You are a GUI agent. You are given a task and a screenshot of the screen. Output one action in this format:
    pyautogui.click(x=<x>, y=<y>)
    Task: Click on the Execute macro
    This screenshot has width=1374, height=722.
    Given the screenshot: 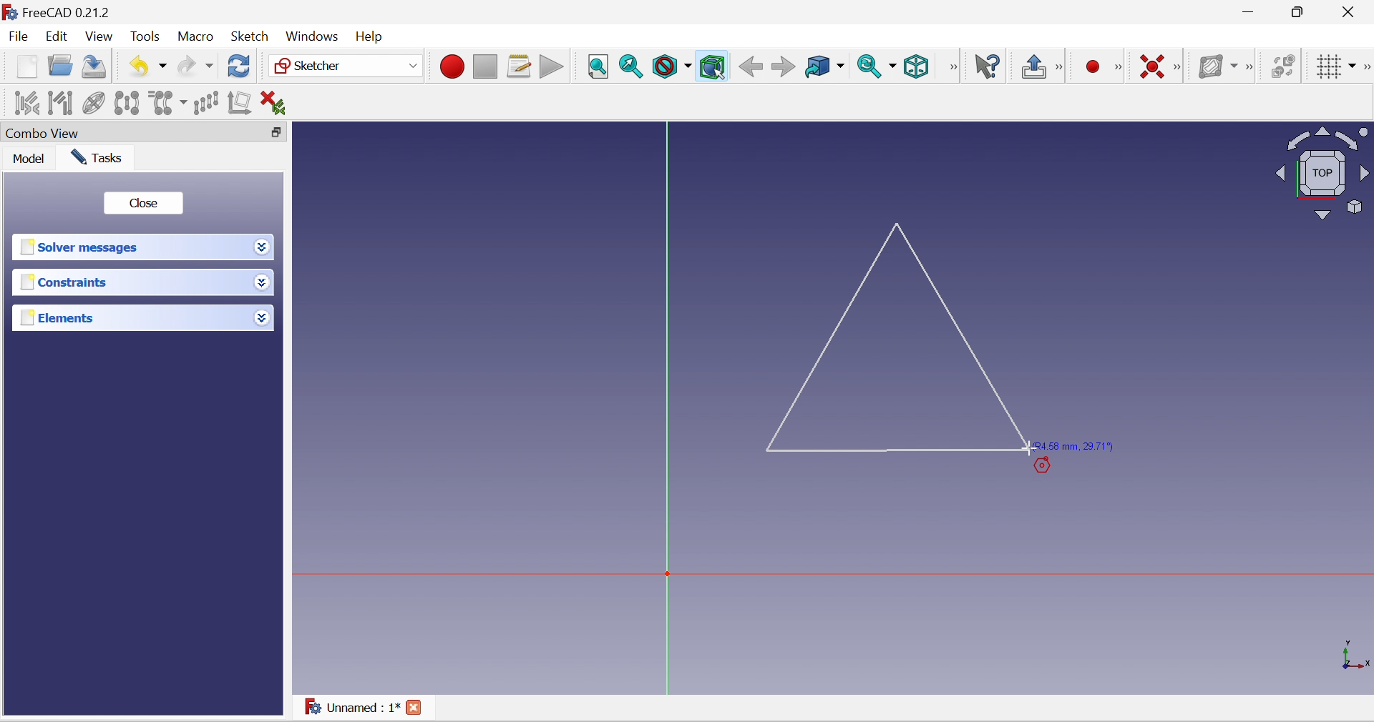 What is the action you would take?
    pyautogui.click(x=550, y=65)
    